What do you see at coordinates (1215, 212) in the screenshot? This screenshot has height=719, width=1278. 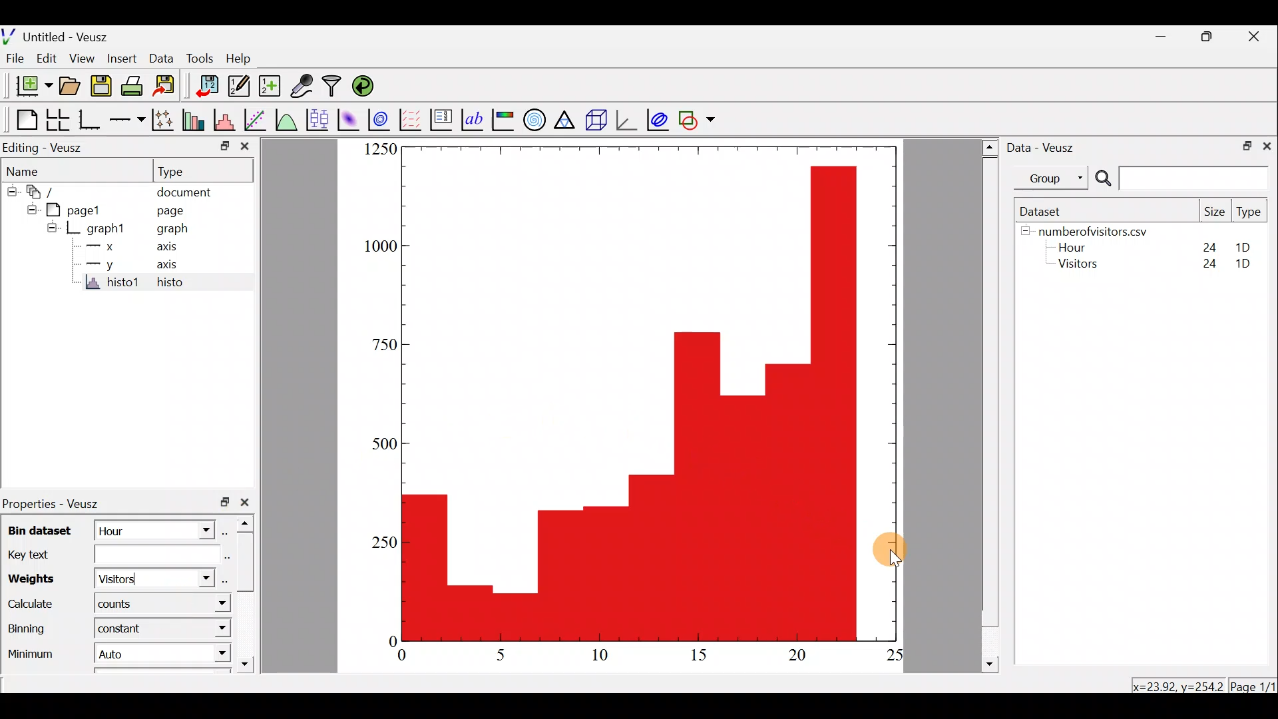 I see `Size` at bounding box center [1215, 212].